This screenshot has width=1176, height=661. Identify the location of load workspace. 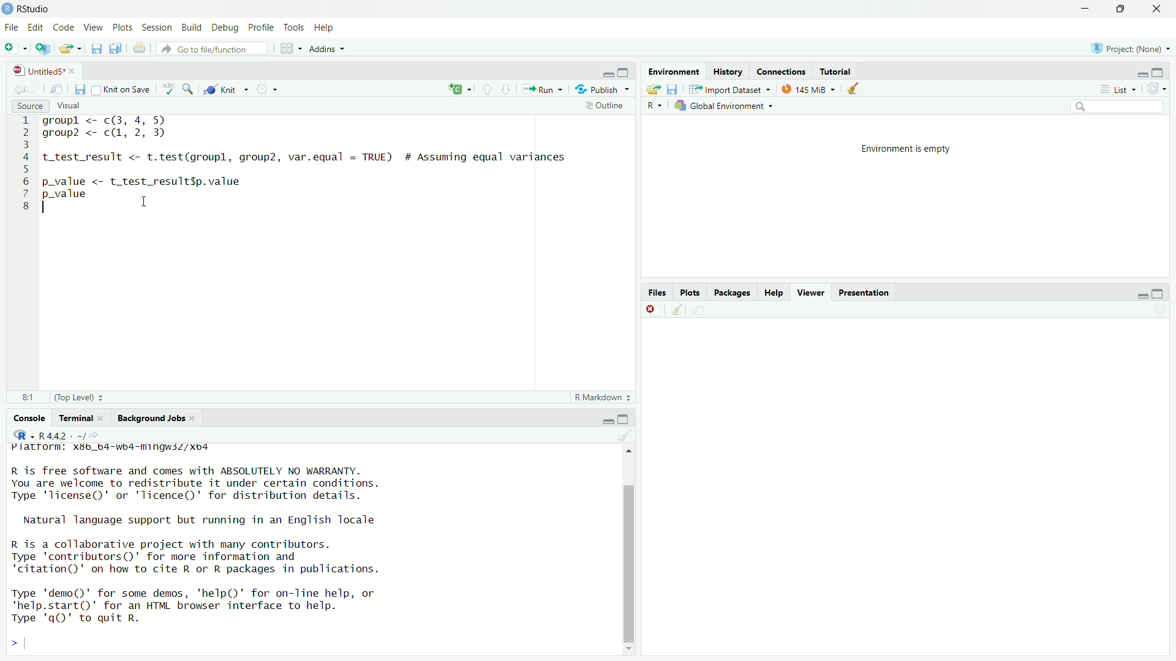
(652, 89).